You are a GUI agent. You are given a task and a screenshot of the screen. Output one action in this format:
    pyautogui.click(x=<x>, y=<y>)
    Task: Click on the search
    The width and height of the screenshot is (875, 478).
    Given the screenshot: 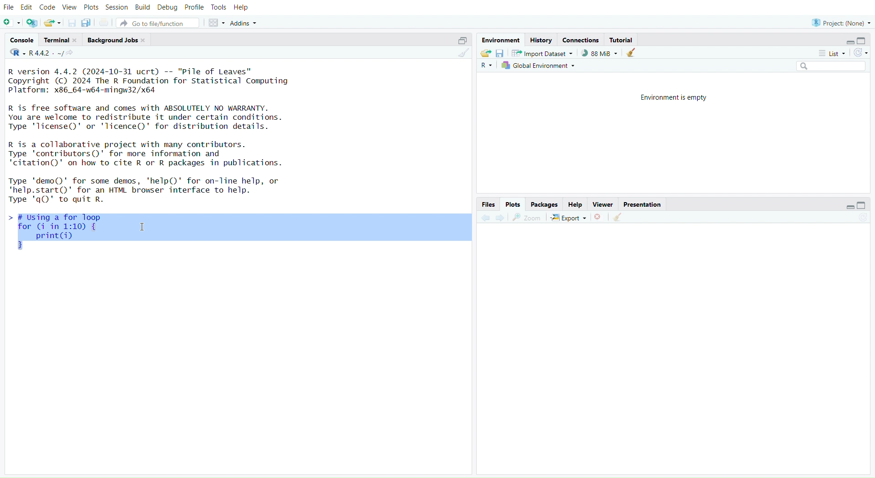 What is the action you would take?
    pyautogui.click(x=826, y=66)
    